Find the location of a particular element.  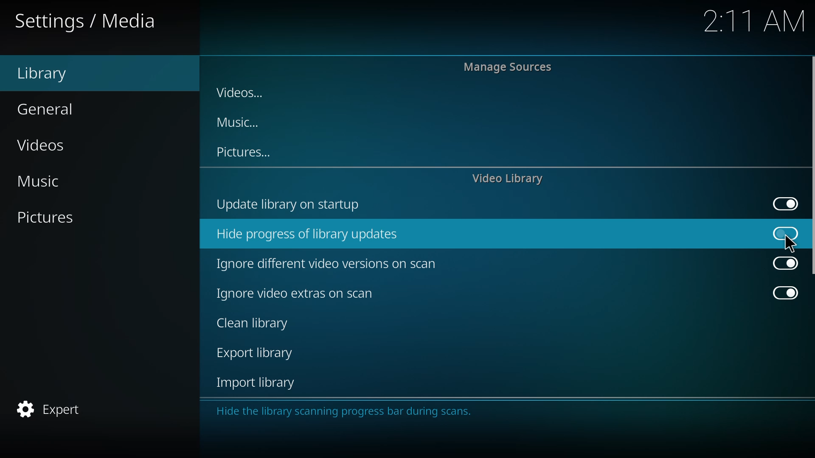

update library on startup is located at coordinates (296, 205).